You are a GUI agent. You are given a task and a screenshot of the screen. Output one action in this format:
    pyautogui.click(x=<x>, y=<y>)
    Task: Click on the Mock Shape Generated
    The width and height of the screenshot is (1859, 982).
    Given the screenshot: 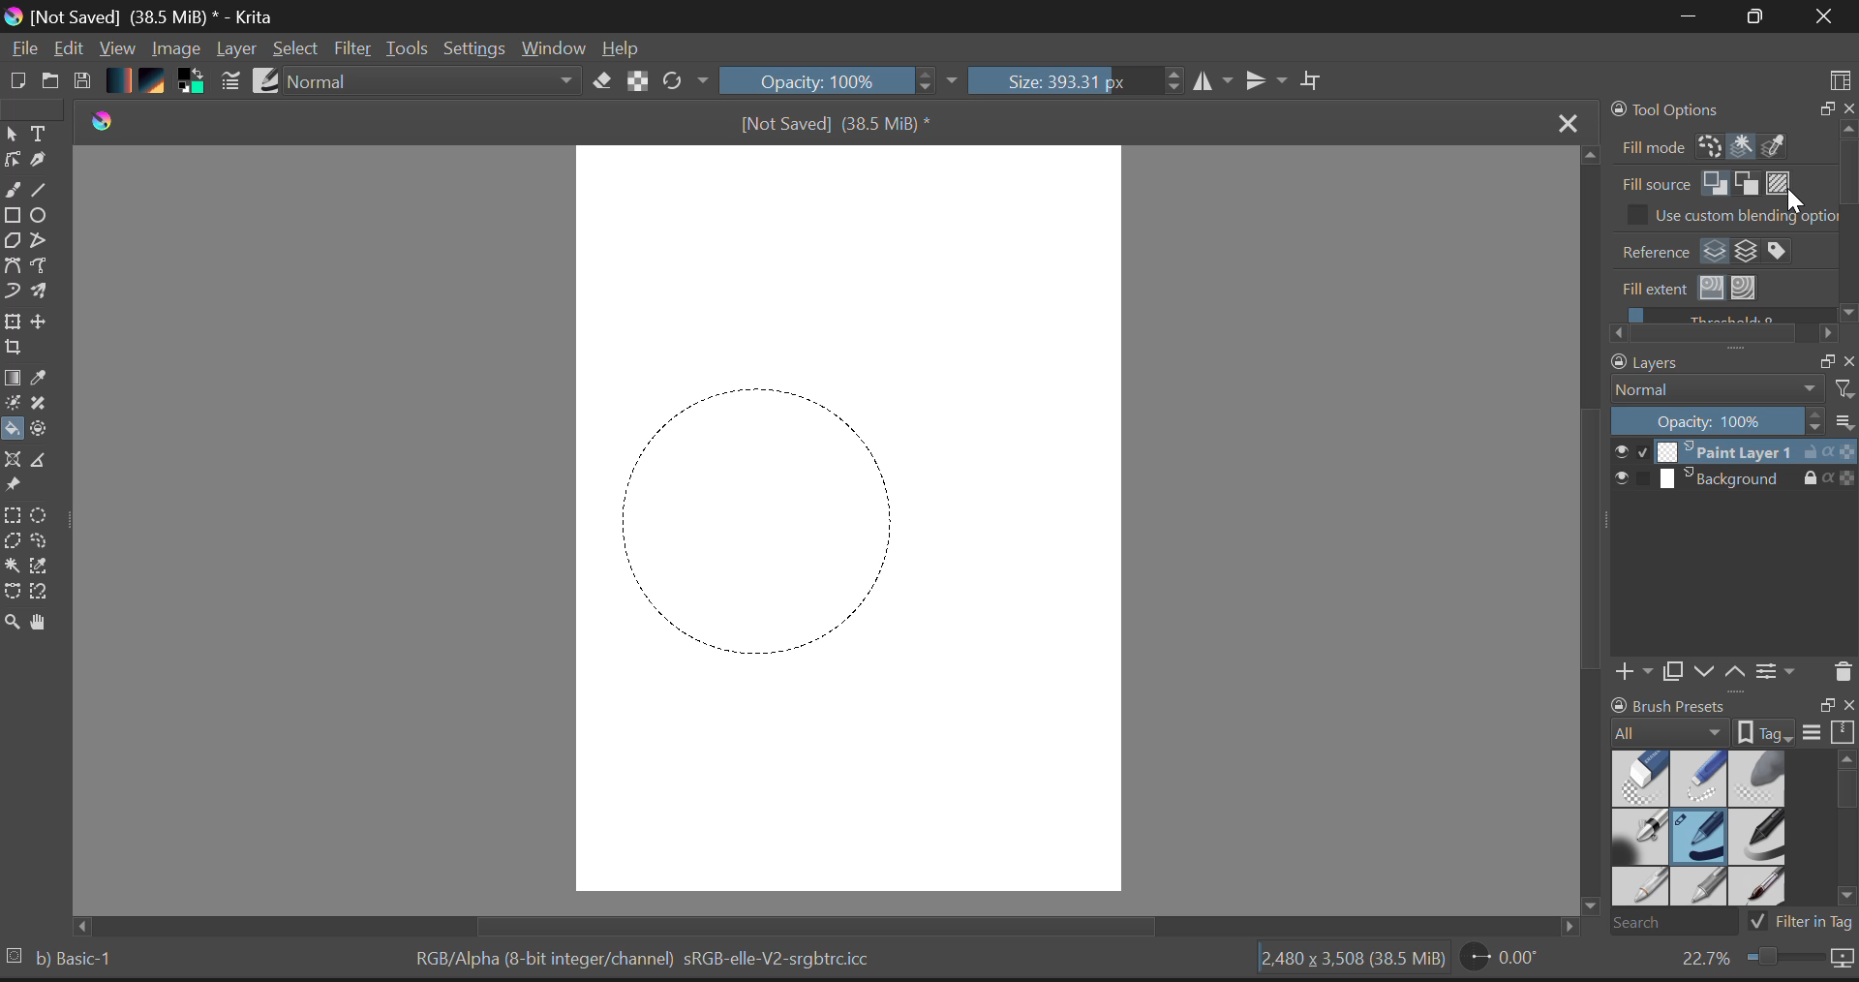 What is the action you would take?
    pyautogui.click(x=748, y=513)
    